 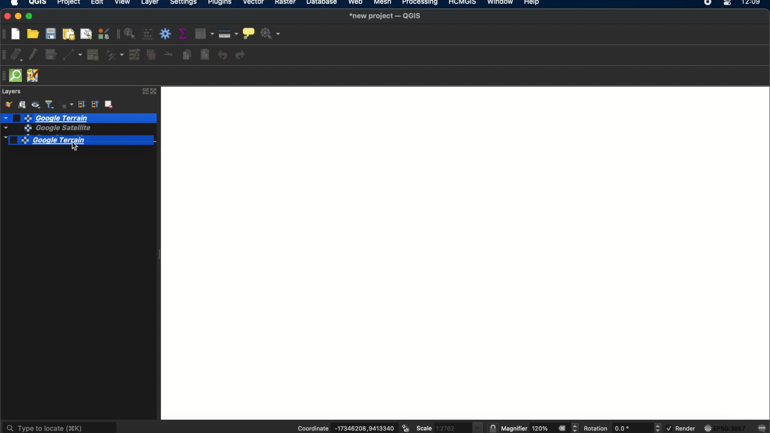 What do you see at coordinates (561, 428) in the screenshot?
I see `close` at bounding box center [561, 428].